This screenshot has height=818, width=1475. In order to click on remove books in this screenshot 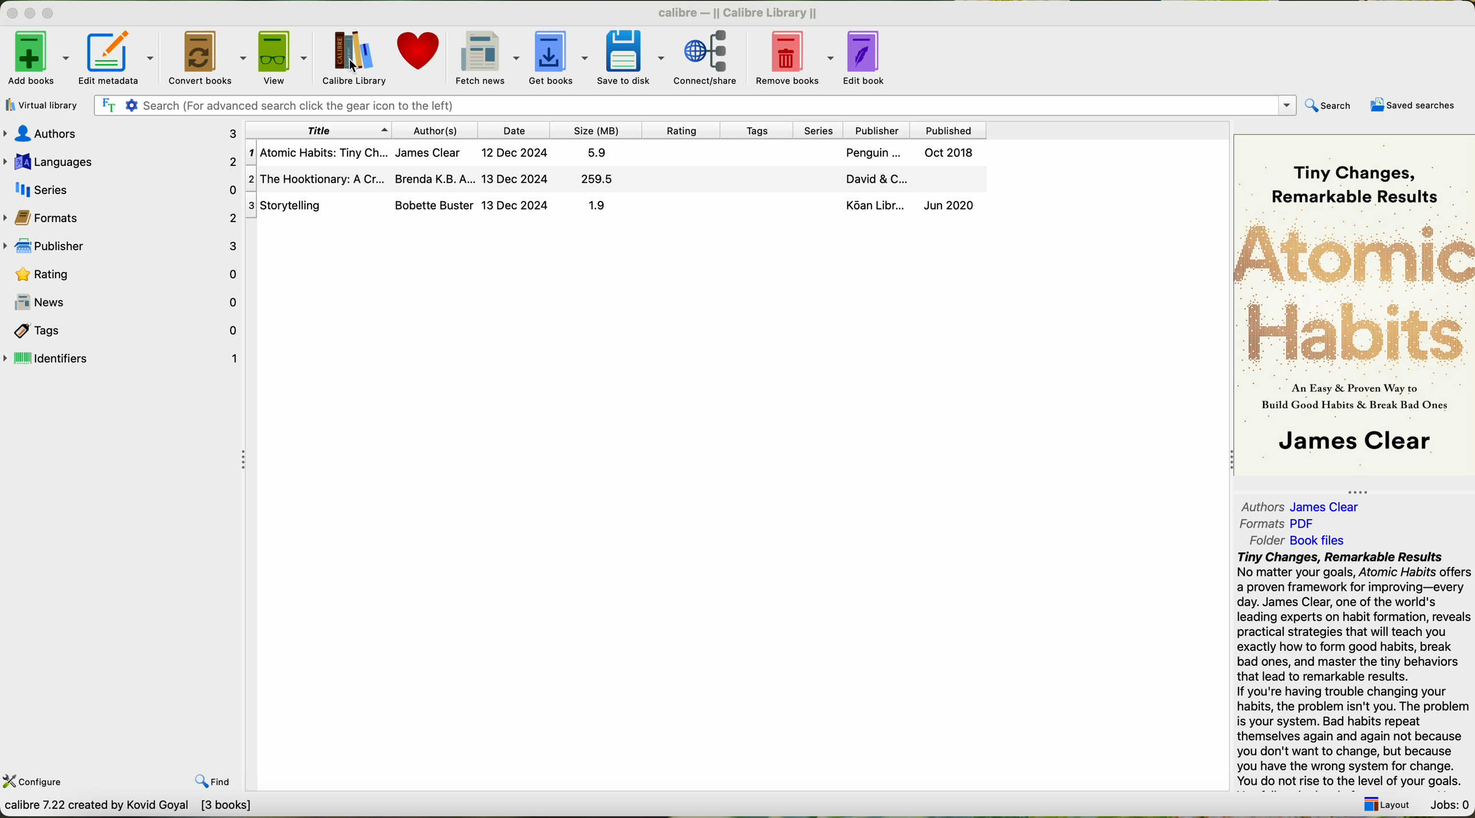, I will do `click(794, 57)`.